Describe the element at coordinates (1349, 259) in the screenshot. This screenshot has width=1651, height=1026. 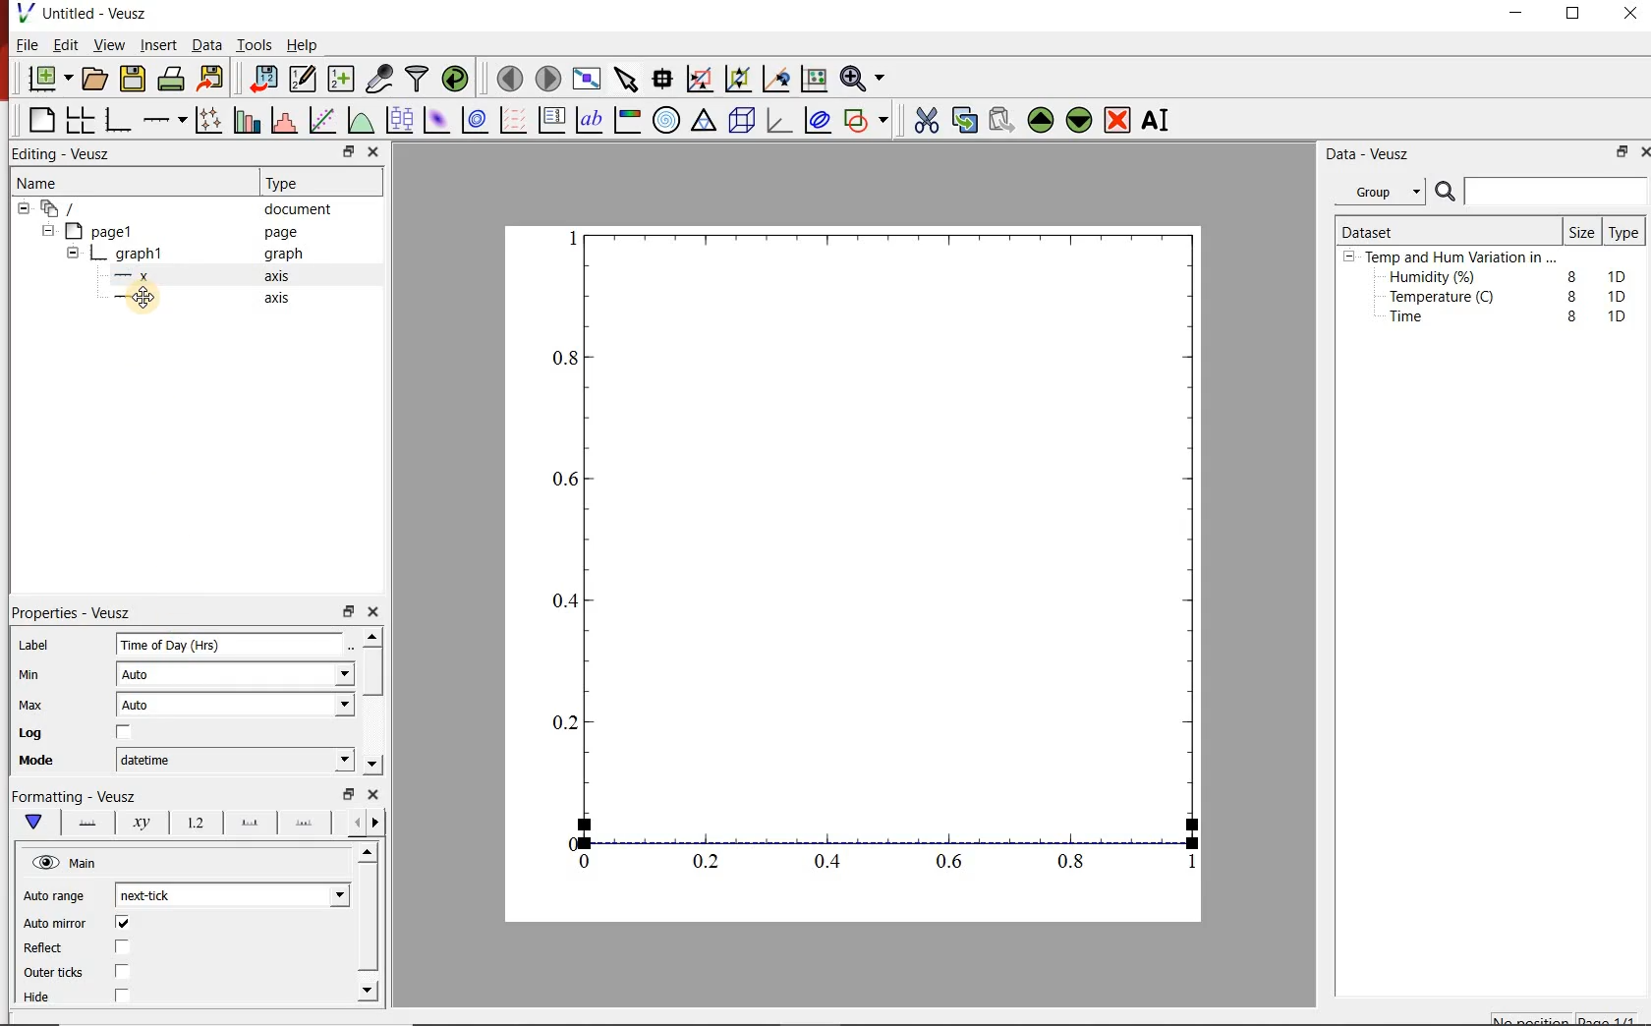
I see `hide sub menu` at that location.